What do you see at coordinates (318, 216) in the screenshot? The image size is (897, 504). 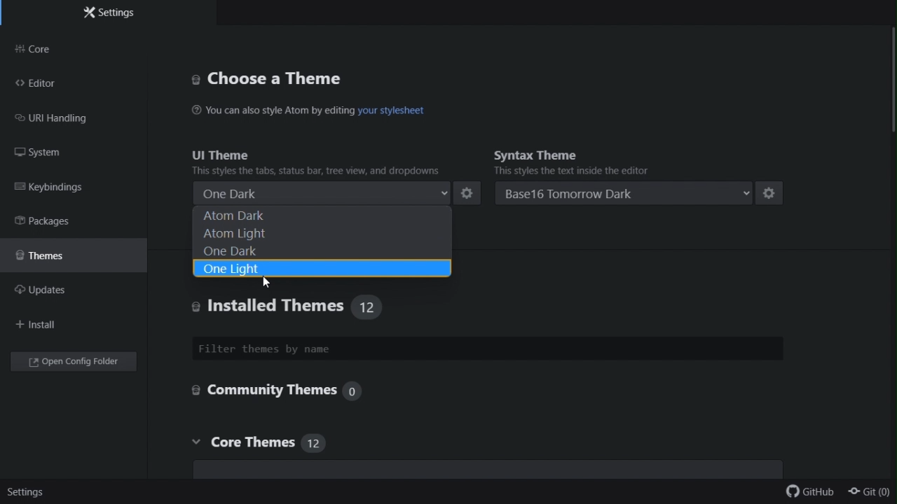 I see `atom dark` at bounding box center [318, 216].